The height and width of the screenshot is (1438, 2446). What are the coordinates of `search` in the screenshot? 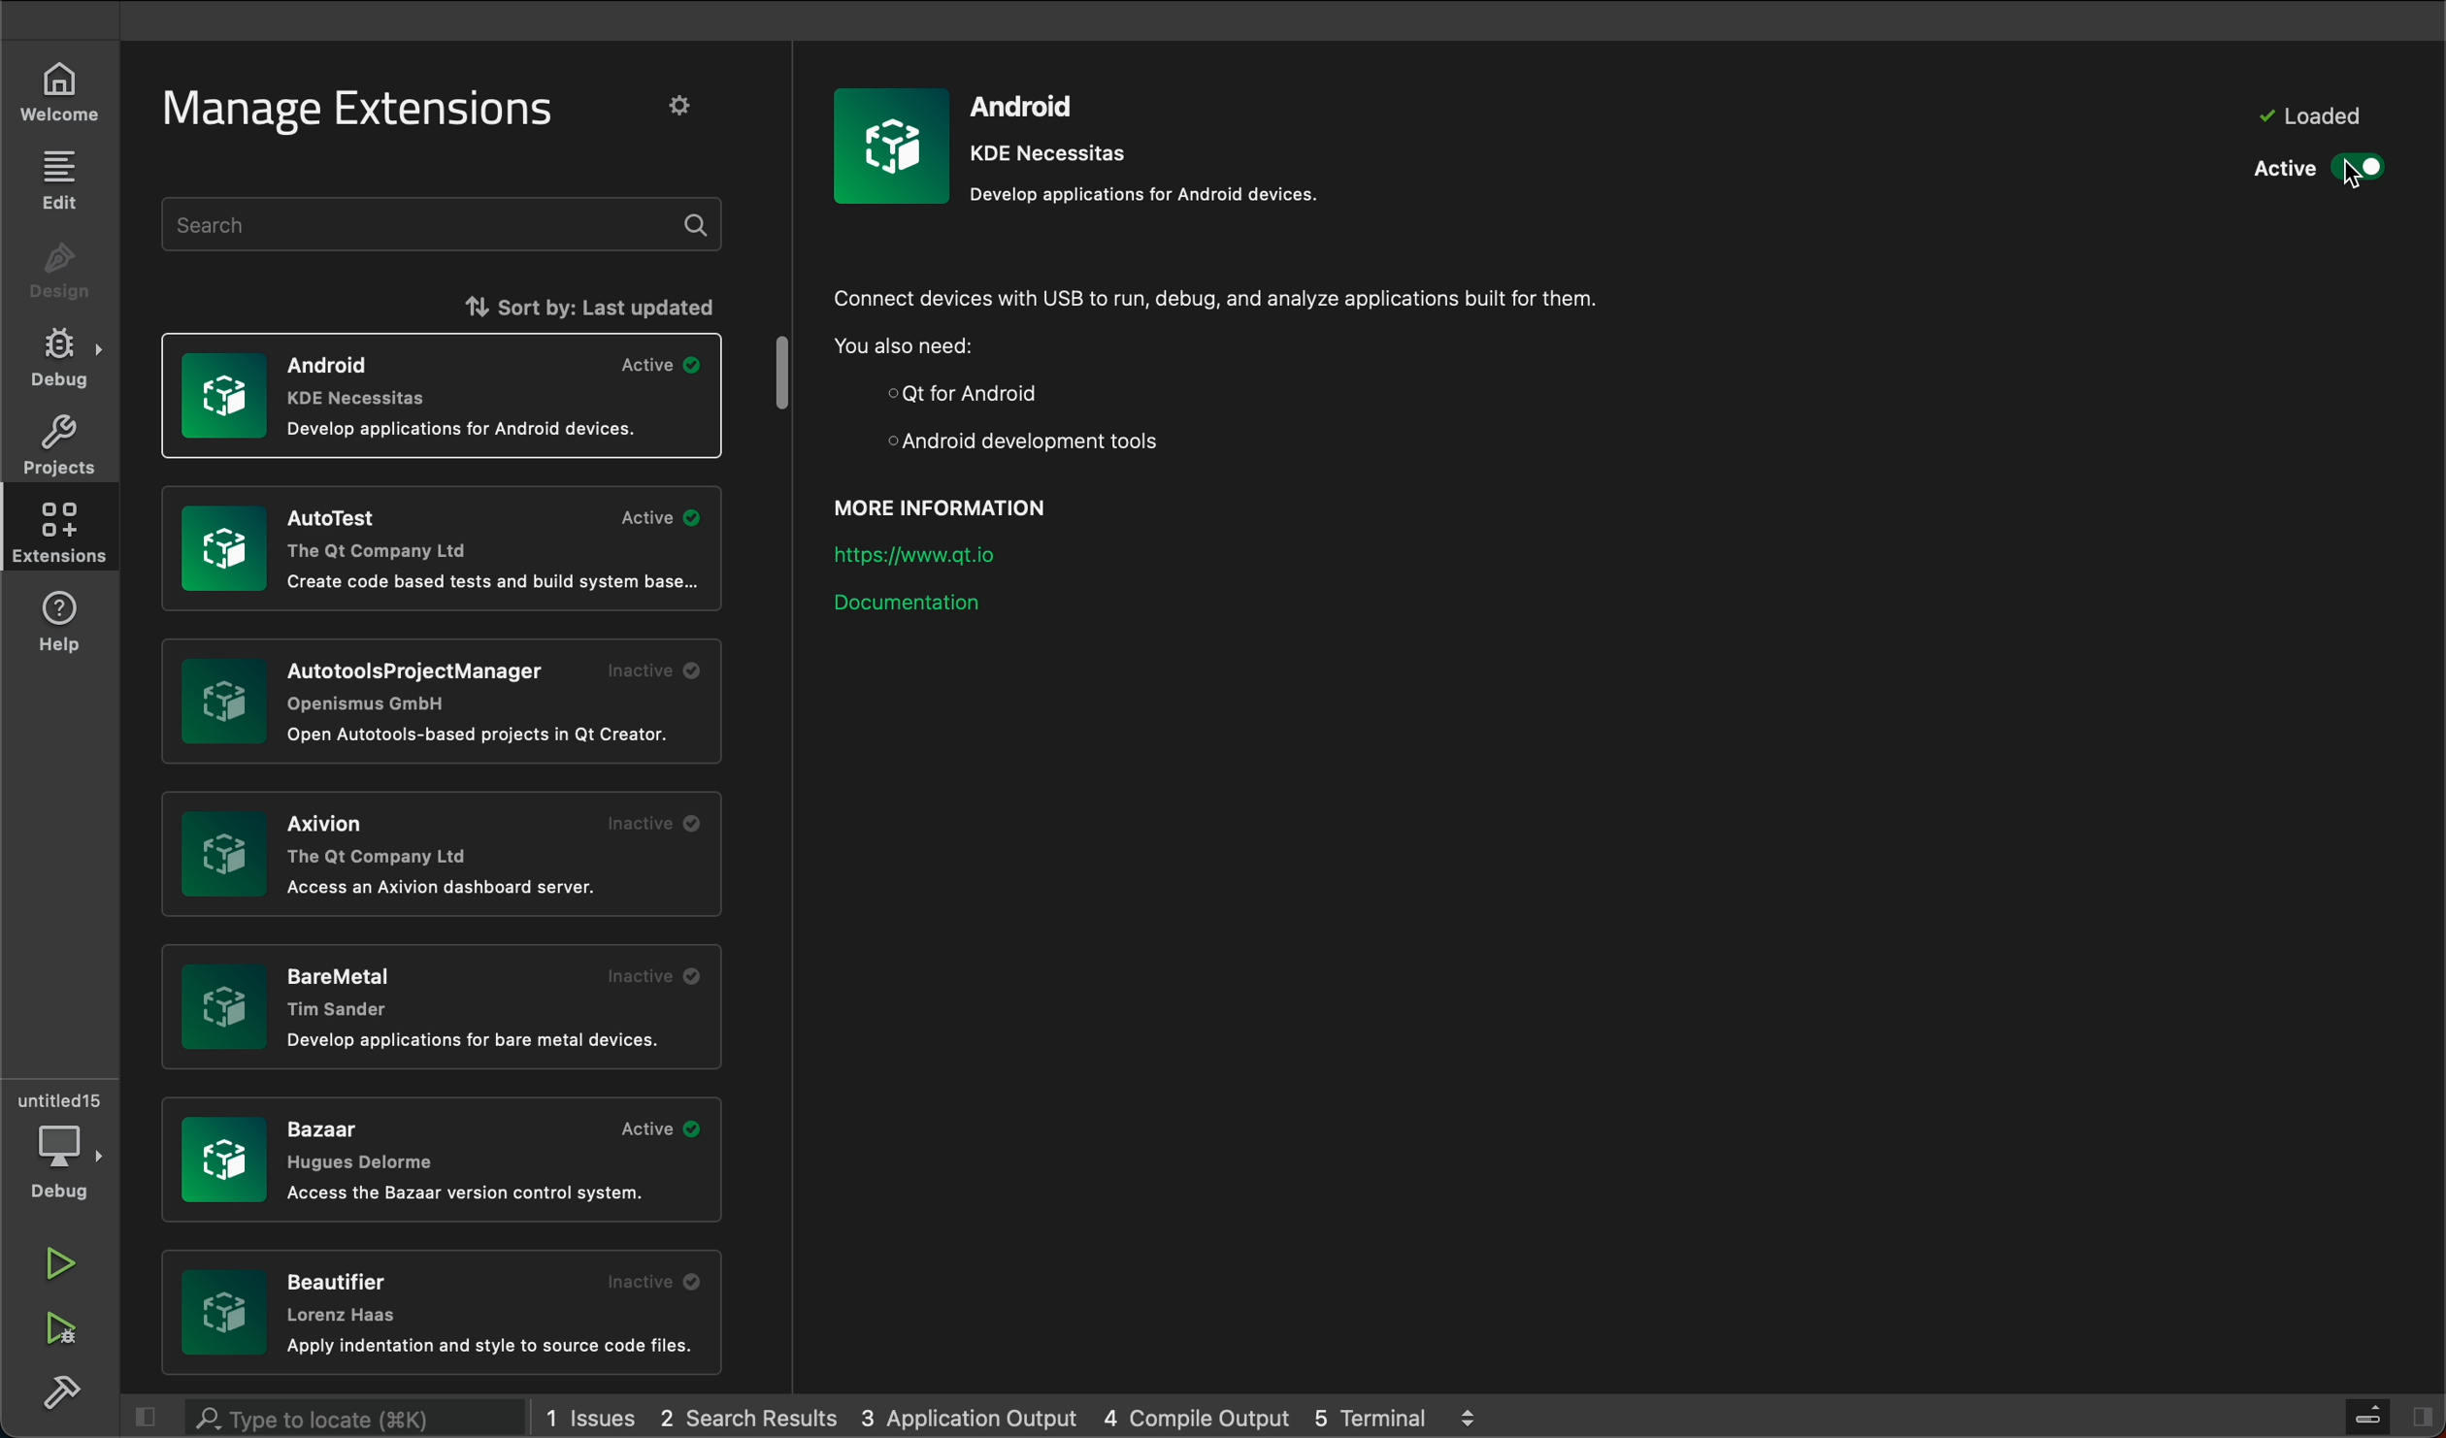 It's located at (328, 1418).